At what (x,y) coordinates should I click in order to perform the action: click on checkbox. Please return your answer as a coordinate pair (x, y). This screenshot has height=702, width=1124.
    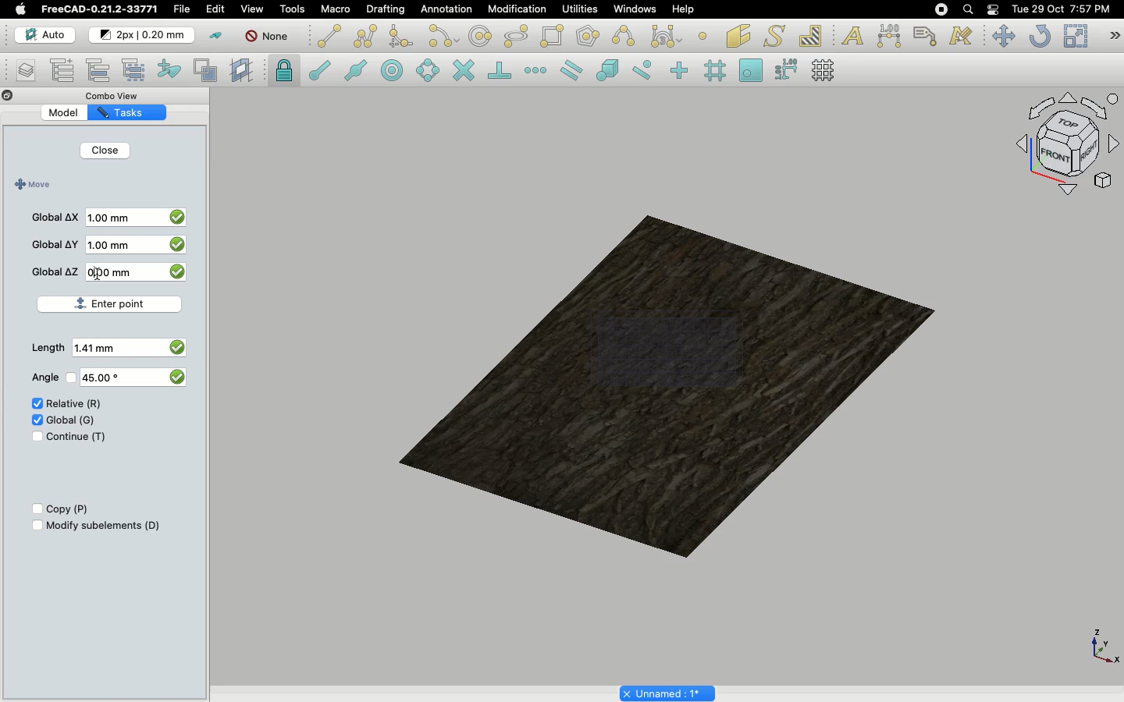
    Looking at the image, I should click on (180, 275).